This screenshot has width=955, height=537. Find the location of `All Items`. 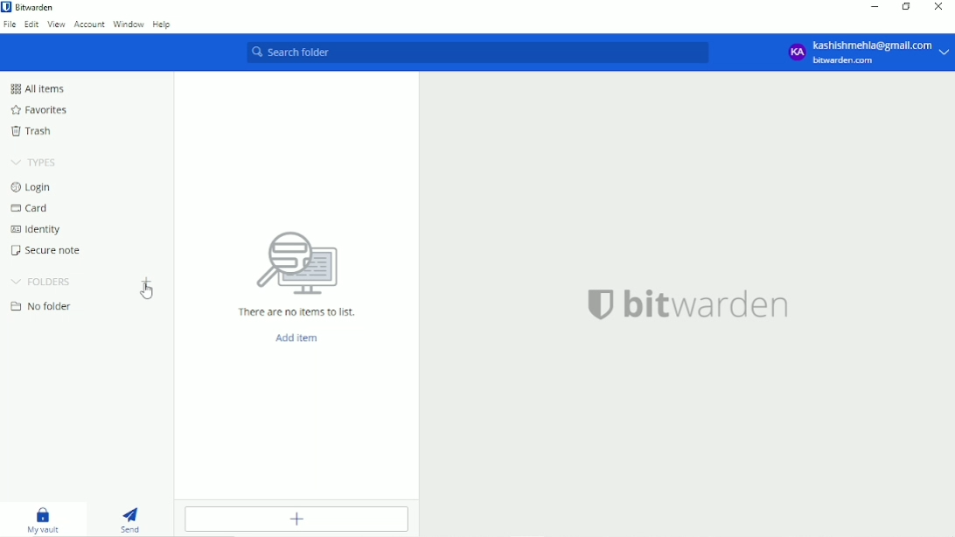

All Items is located at coordinates (38, 88).